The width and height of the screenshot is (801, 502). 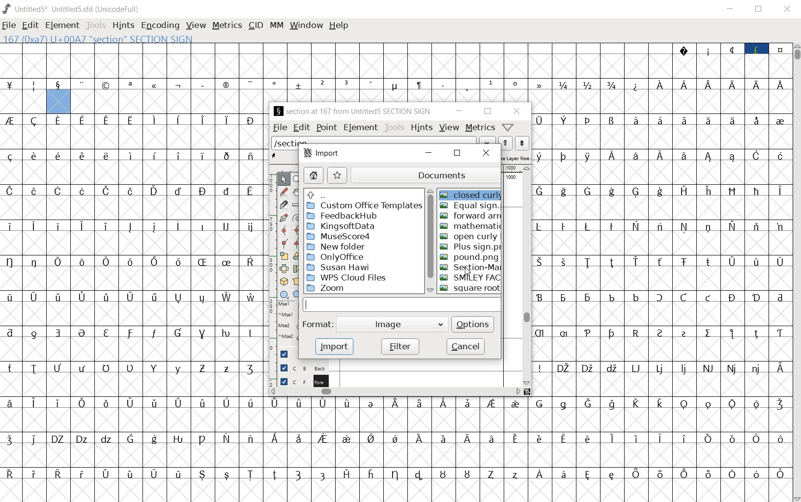 I want to click on empty cells, so click(x=661, y=385).